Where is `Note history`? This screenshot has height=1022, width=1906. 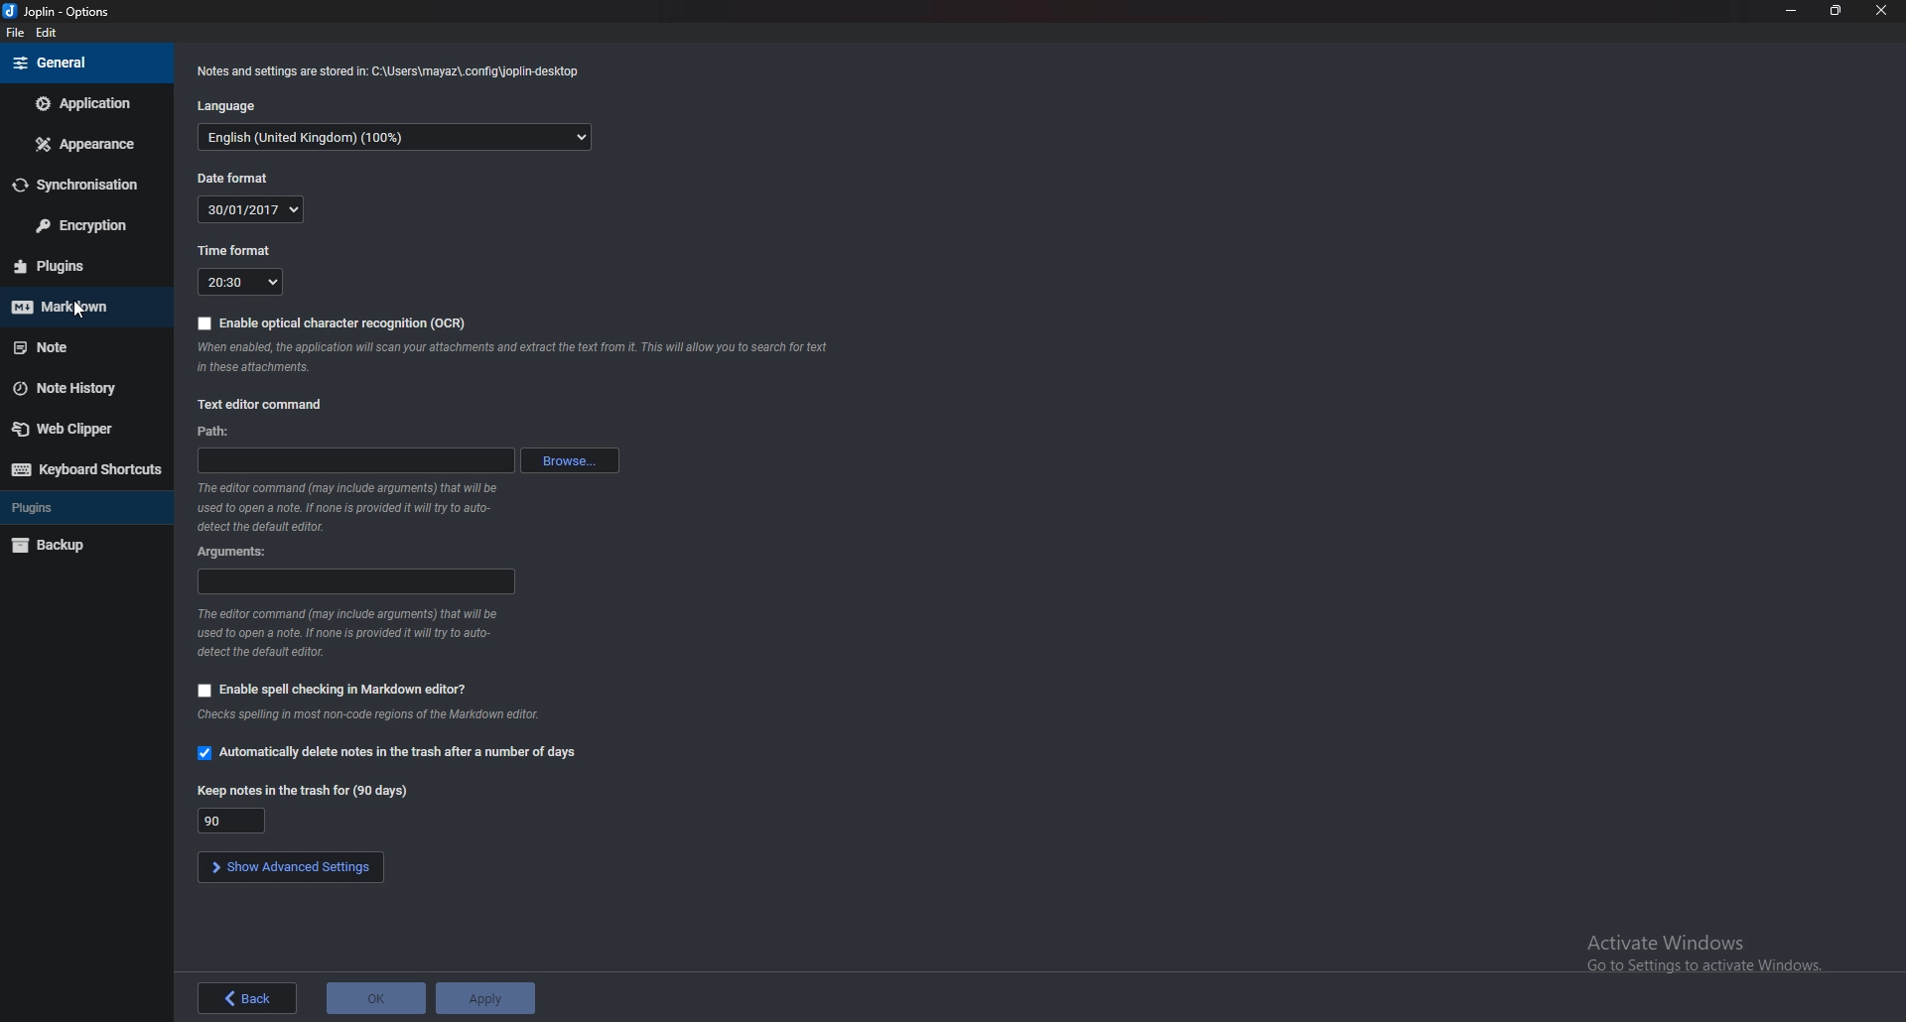
Note history is located at coordinates (77, 388).